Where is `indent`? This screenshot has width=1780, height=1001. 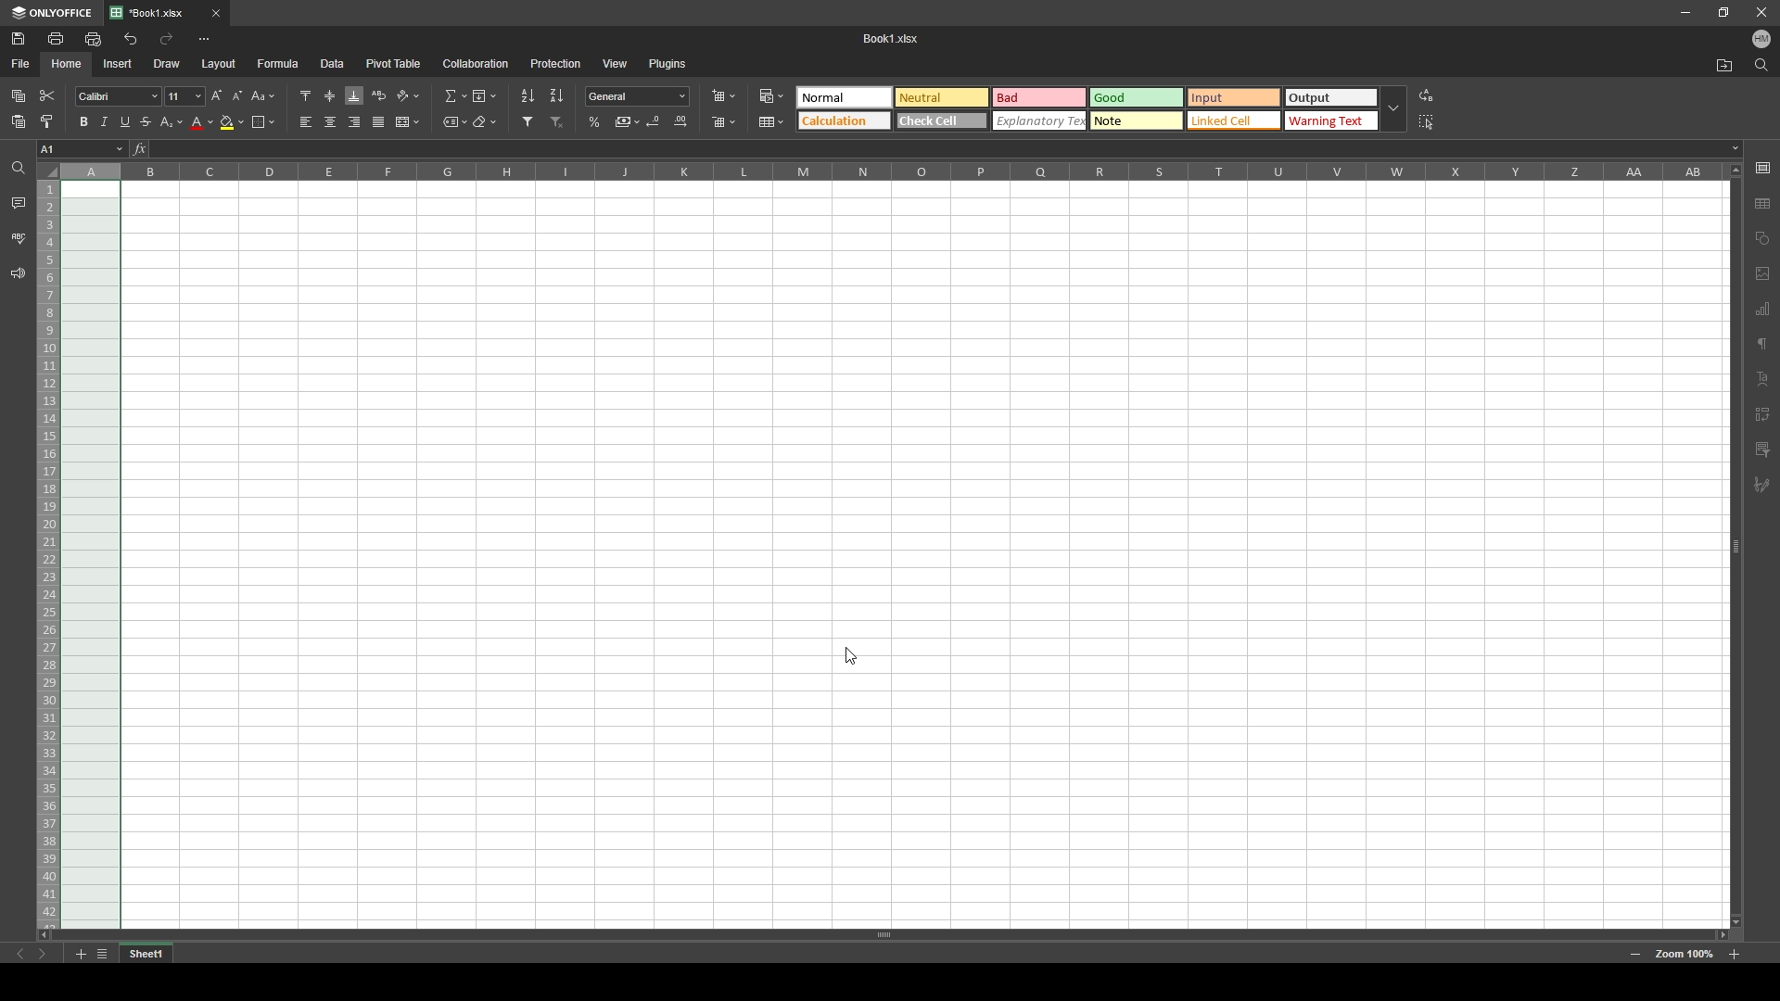 indent is located at coordinates (1762, 410).